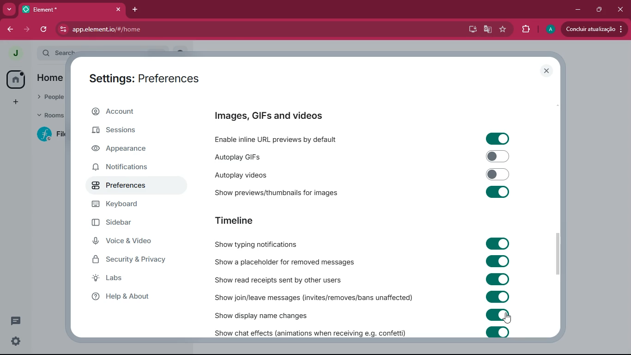 This screenshot has width=631, height=355. What do you see at coordinates (164, 30) in the screenshot?
I see `app.element.io/#/home` at bounding box center [164, 30].